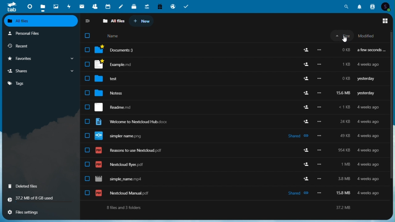  Describe the element at coordinates (37, 45) in the screenshot. I see `recent` at that location.